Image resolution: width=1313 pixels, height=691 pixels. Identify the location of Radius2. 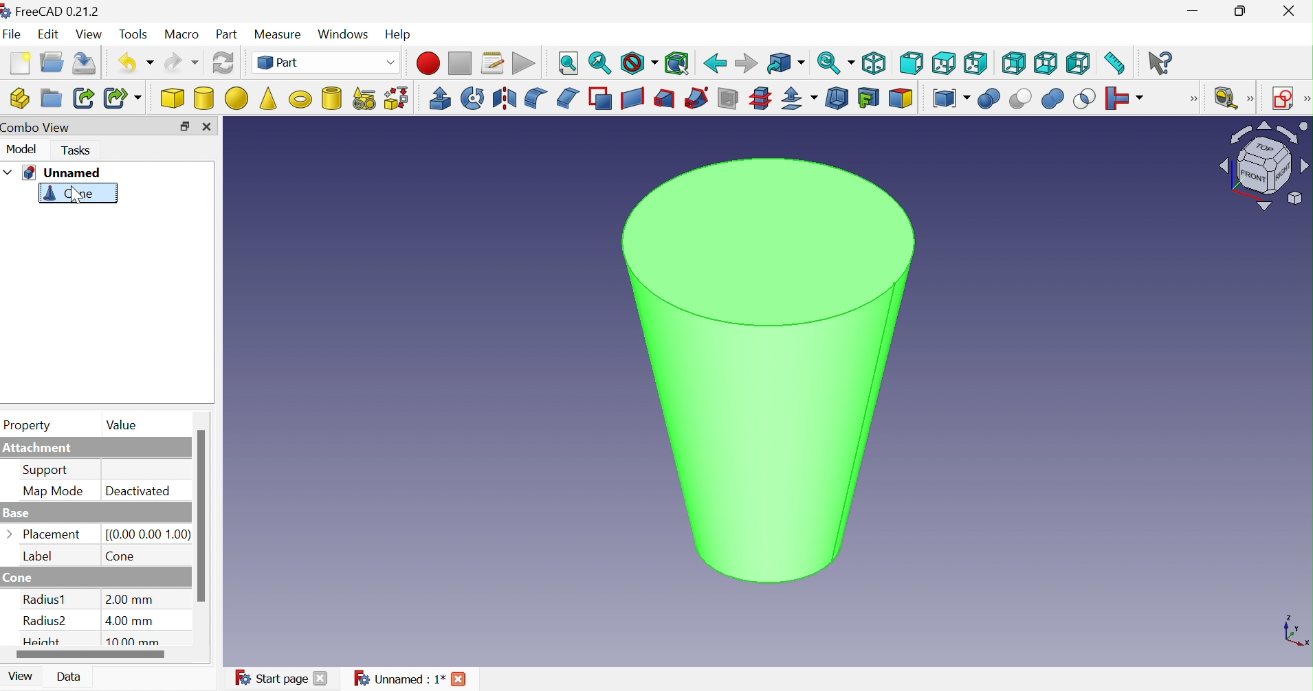
(47, 624).